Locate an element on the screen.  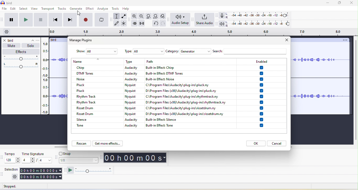
type is located at coordinates (128, 51).